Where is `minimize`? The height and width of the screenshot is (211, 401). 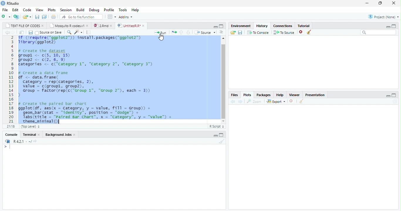
minimize is located at coordinates (389, 96).